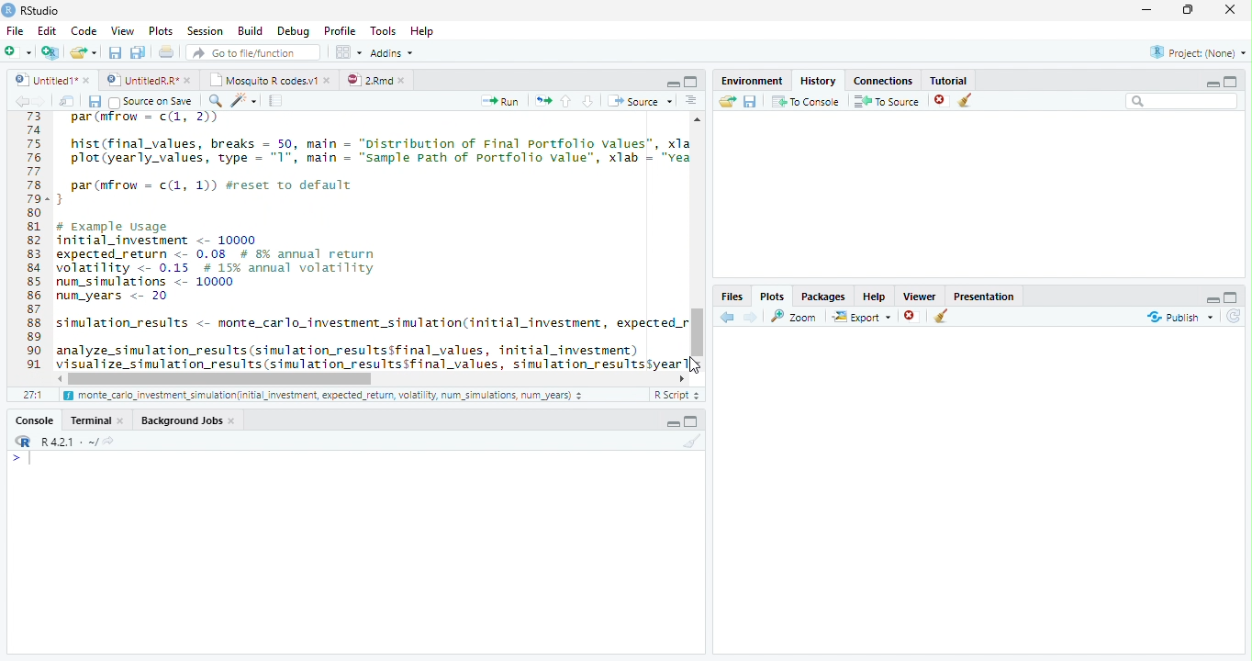 The width and height of the screenshot is (1252, 661). What do you see at coordinates (59, 378) in the screenshot?
I see `Scroll Left` at bounding box center [59, 378].